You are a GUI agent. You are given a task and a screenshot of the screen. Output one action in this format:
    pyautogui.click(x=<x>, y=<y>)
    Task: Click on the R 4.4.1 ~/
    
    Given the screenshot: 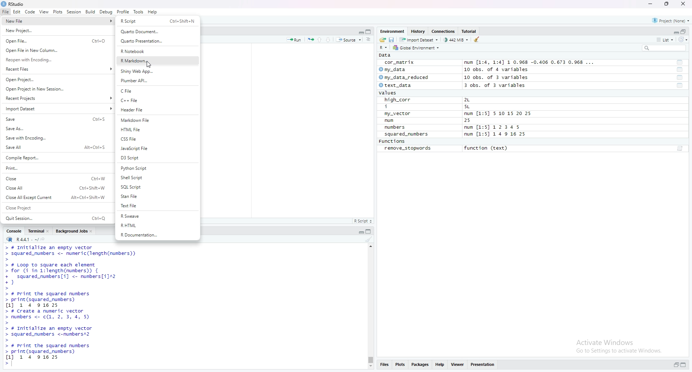 What is the action you would take?
    pyautogui.click(x=20, y=240)
    